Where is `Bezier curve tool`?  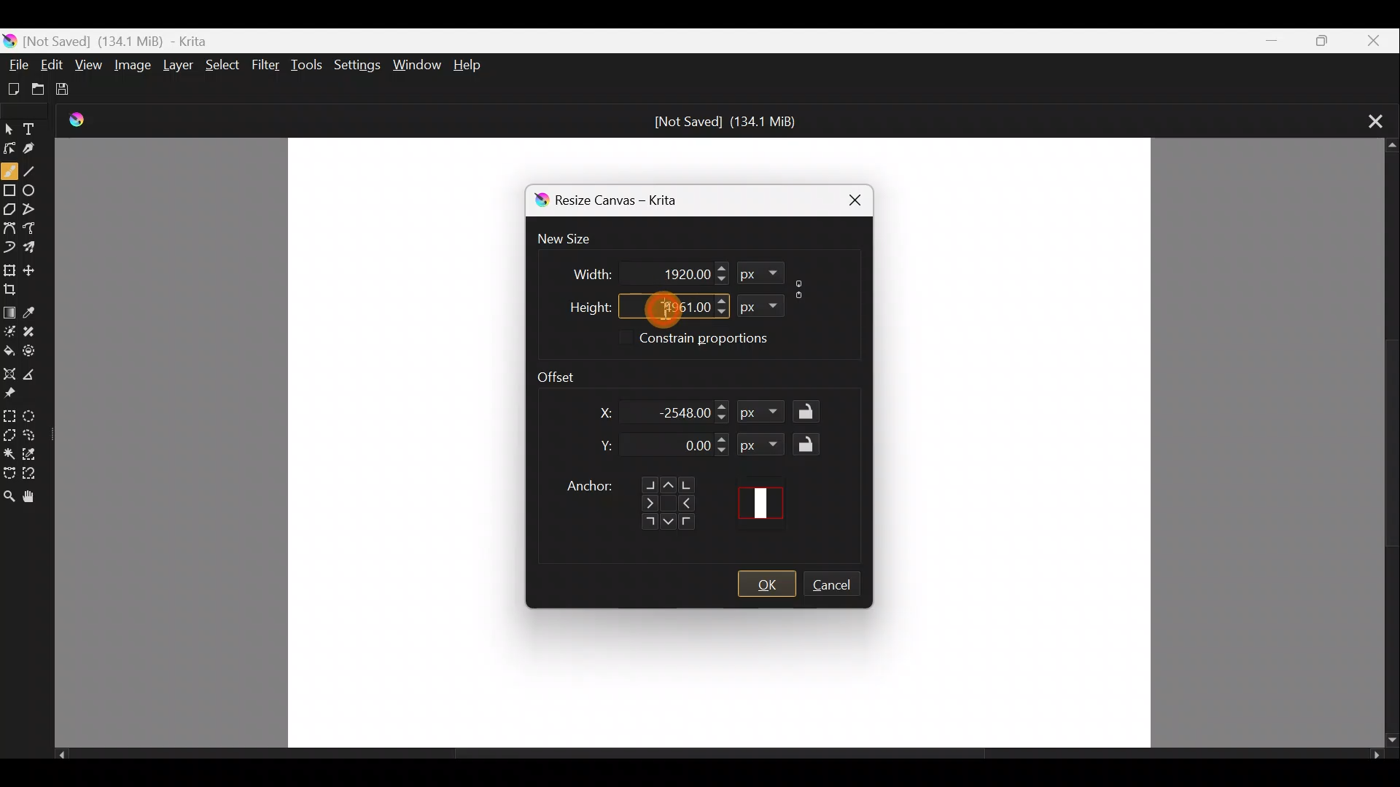
Bezier curve tool is located at coordinates (10, 226).